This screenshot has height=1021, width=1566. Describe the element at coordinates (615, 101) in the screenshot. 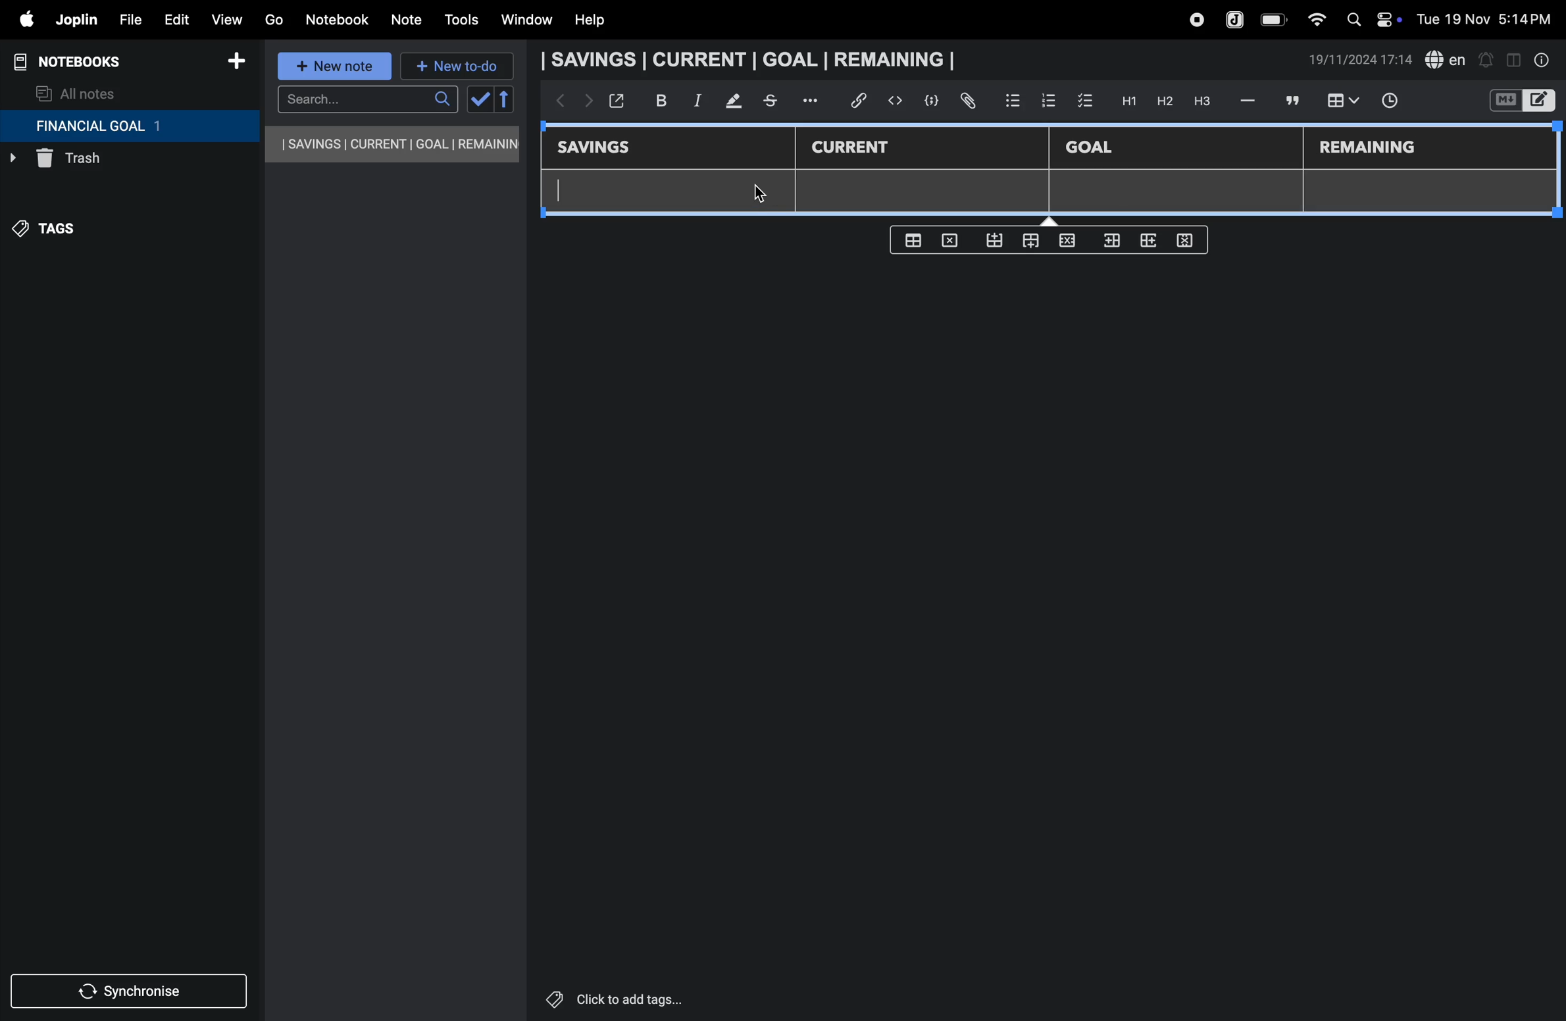

I see `open window` at that location.